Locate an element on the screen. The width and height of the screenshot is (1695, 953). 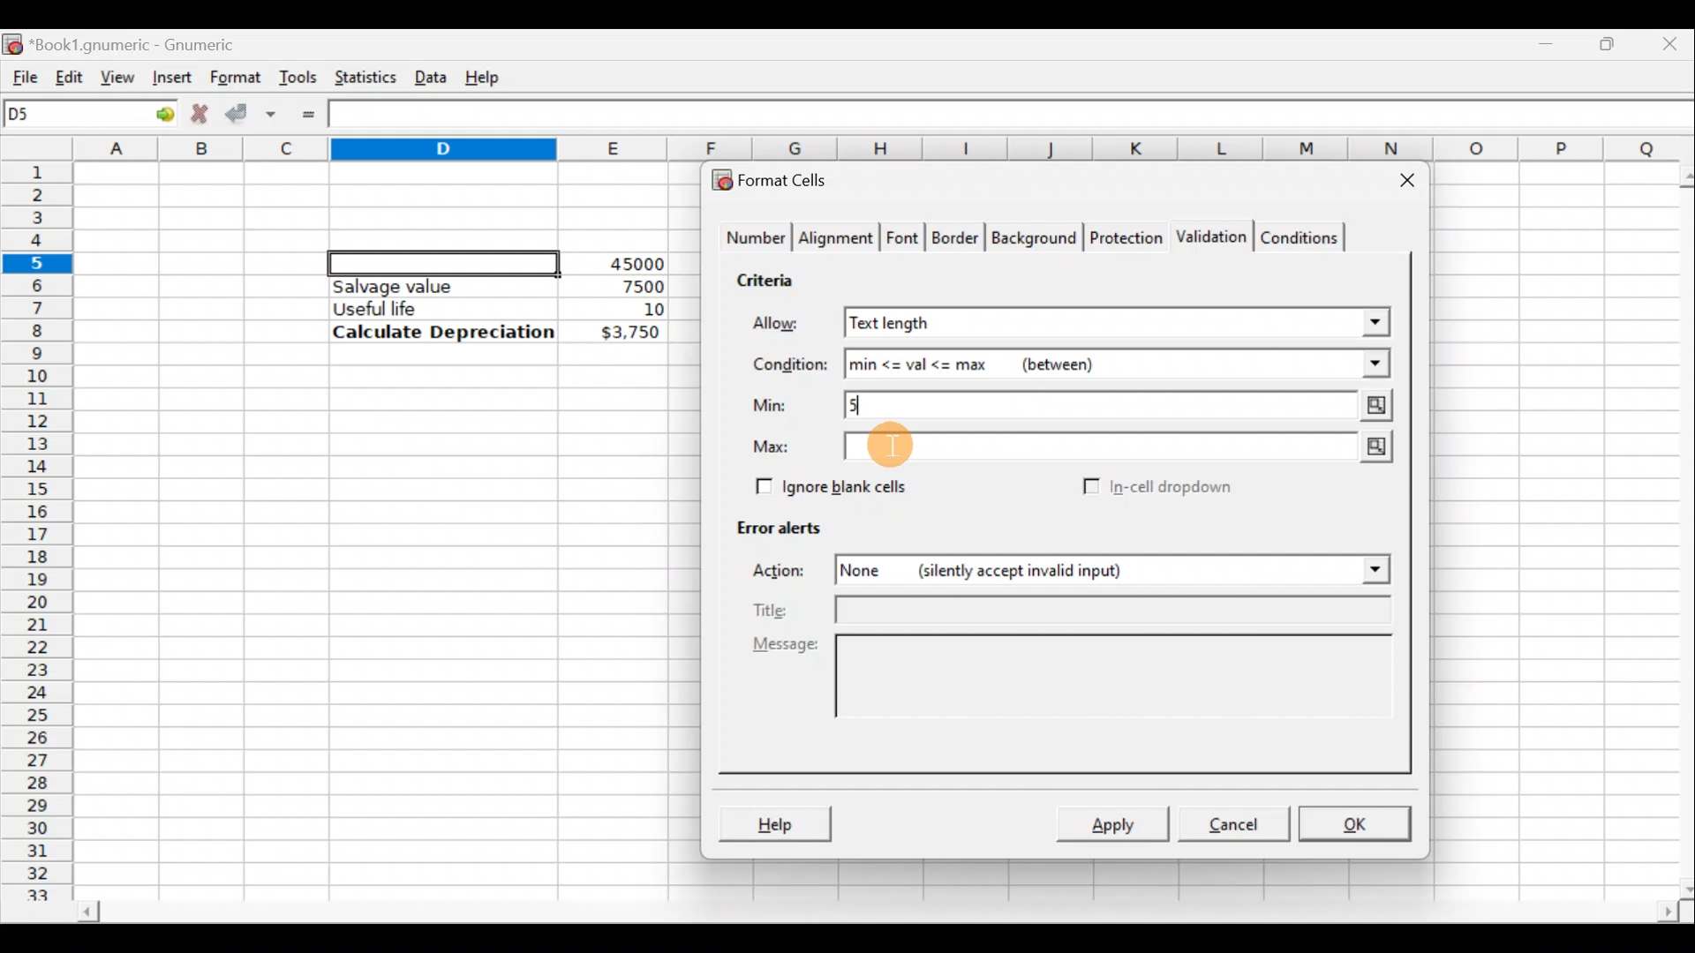
Allow drop down is located at coordinates (1374, 320).